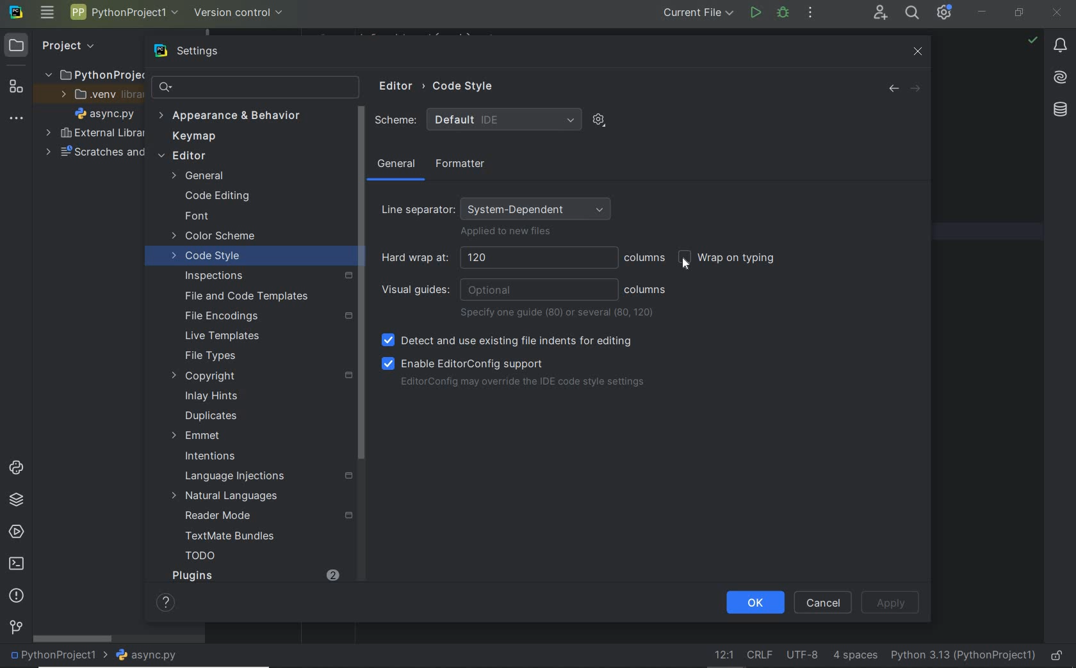 The image size is (1076, 668). I want to click on services, so click(15, 532).